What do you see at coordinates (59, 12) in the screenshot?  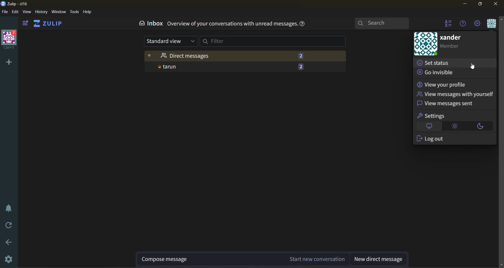 I see `window` at bounding box center [59, 12].